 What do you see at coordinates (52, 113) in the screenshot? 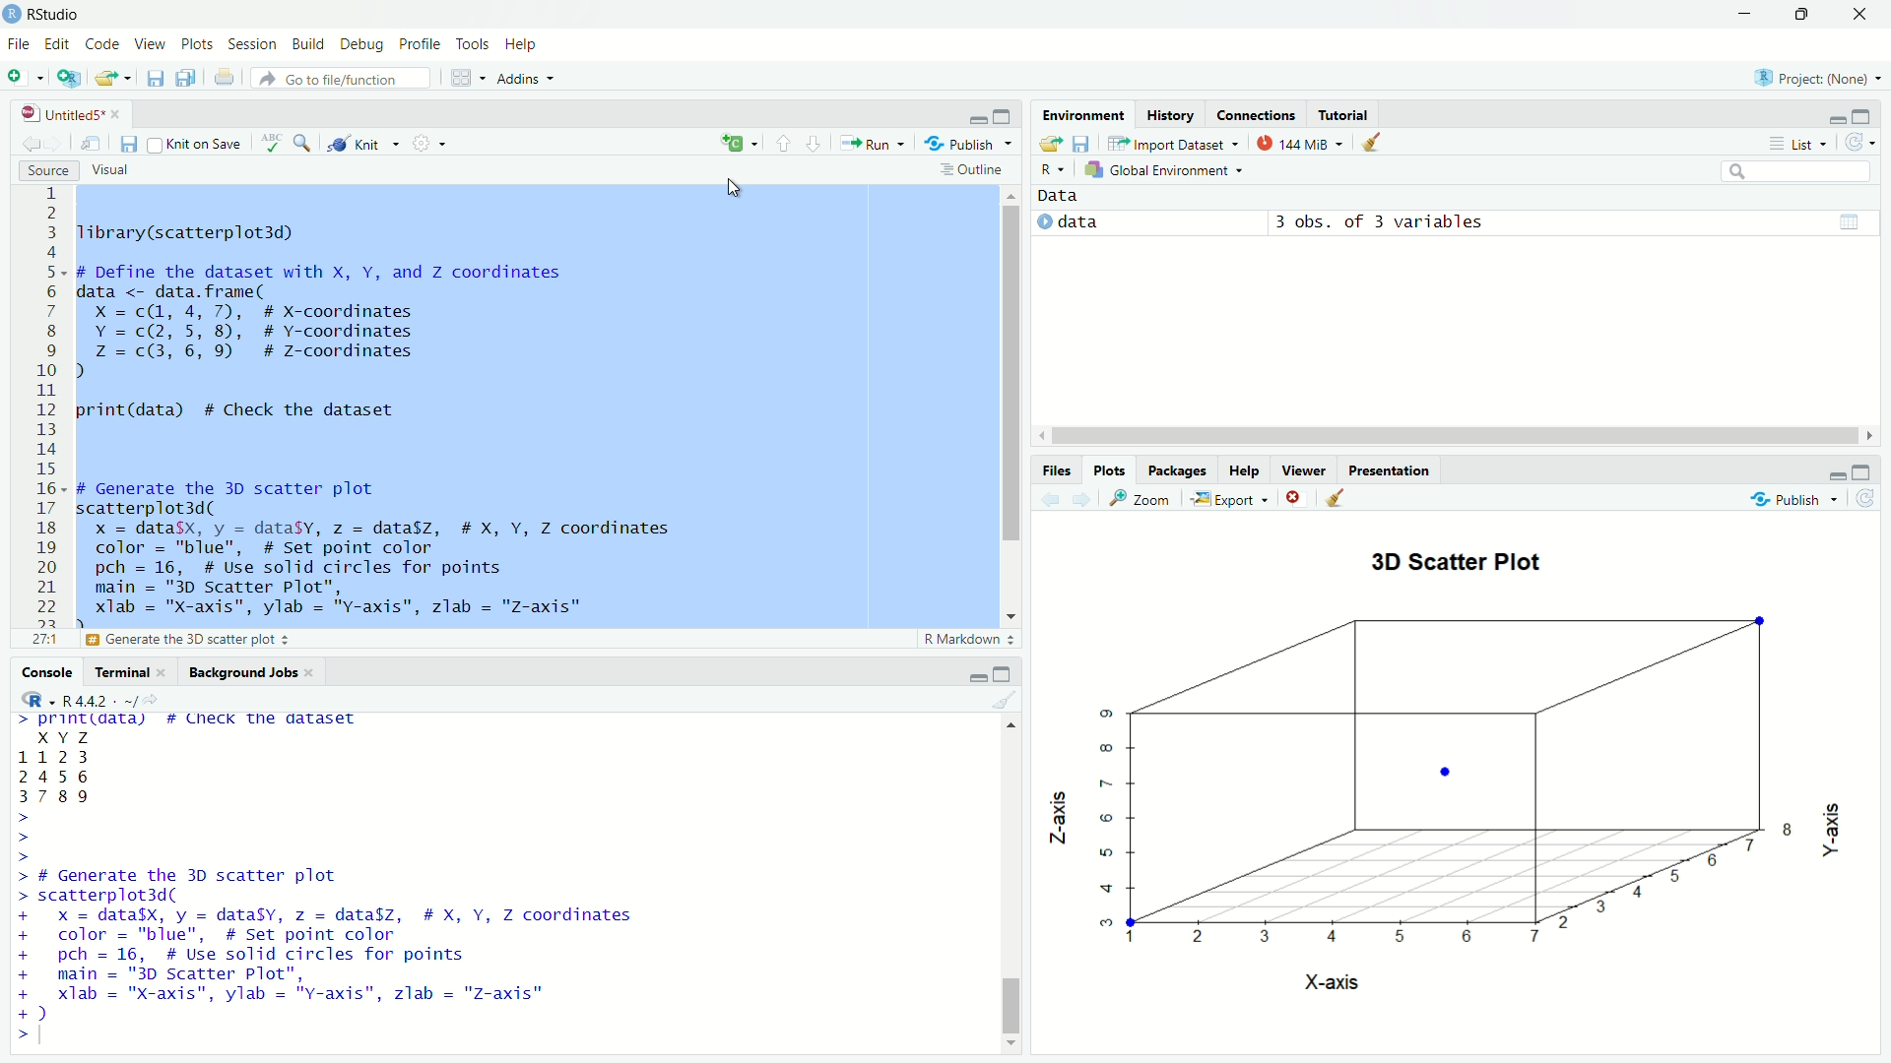
I see `untitled` at bounding box center [52, 113].